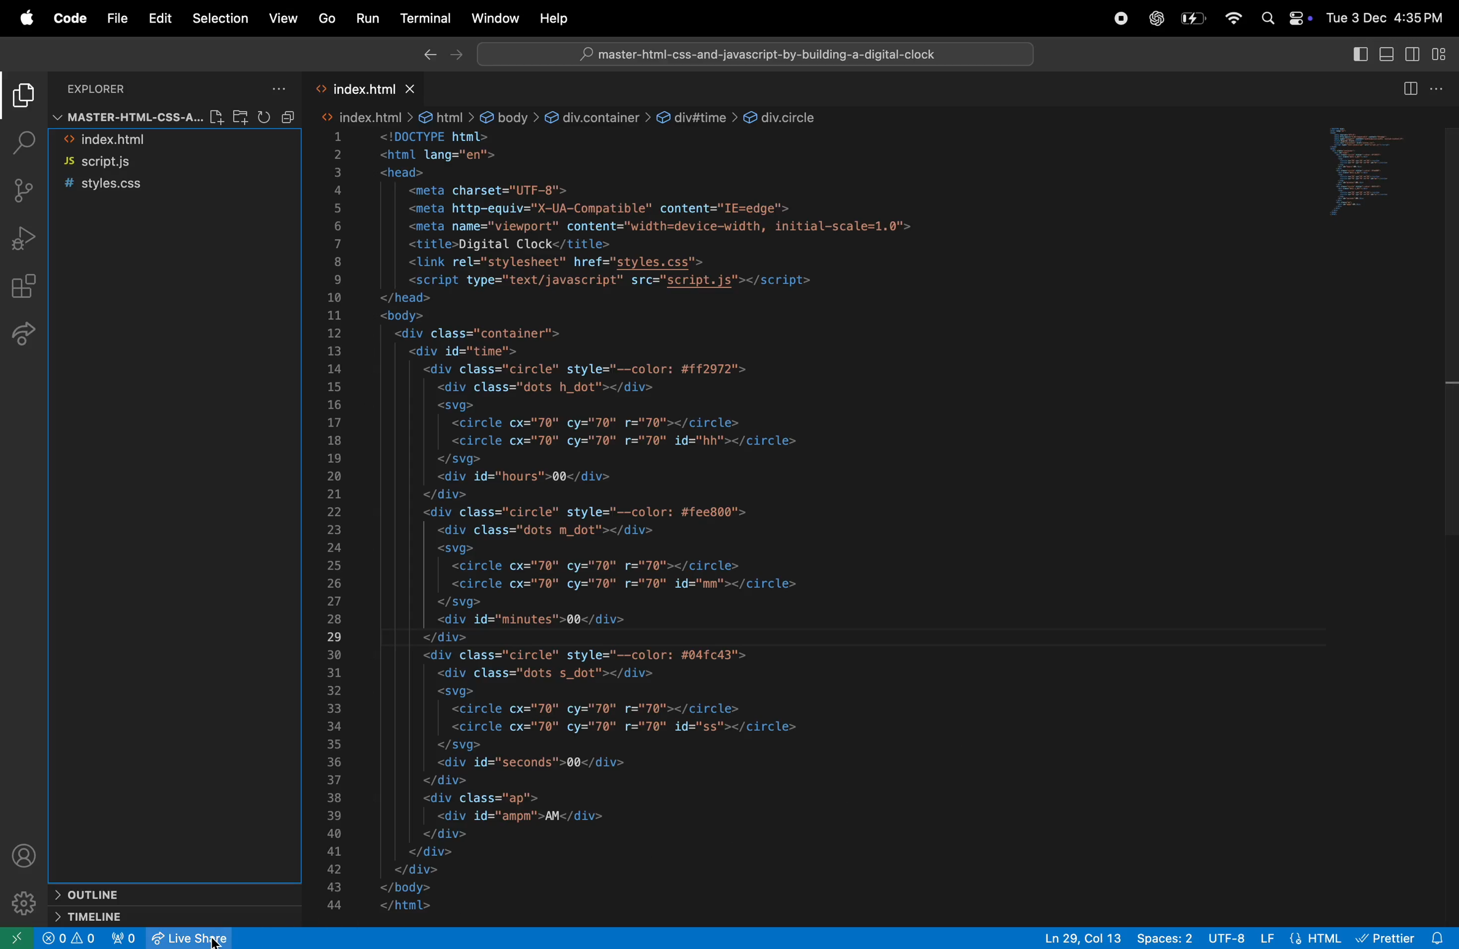 Image resolution: width=1459 pixels, height=949 pixels. What do you see at coordinates (114, 17) in the screenshot?
I see `file` at bounding box center [114, 17].